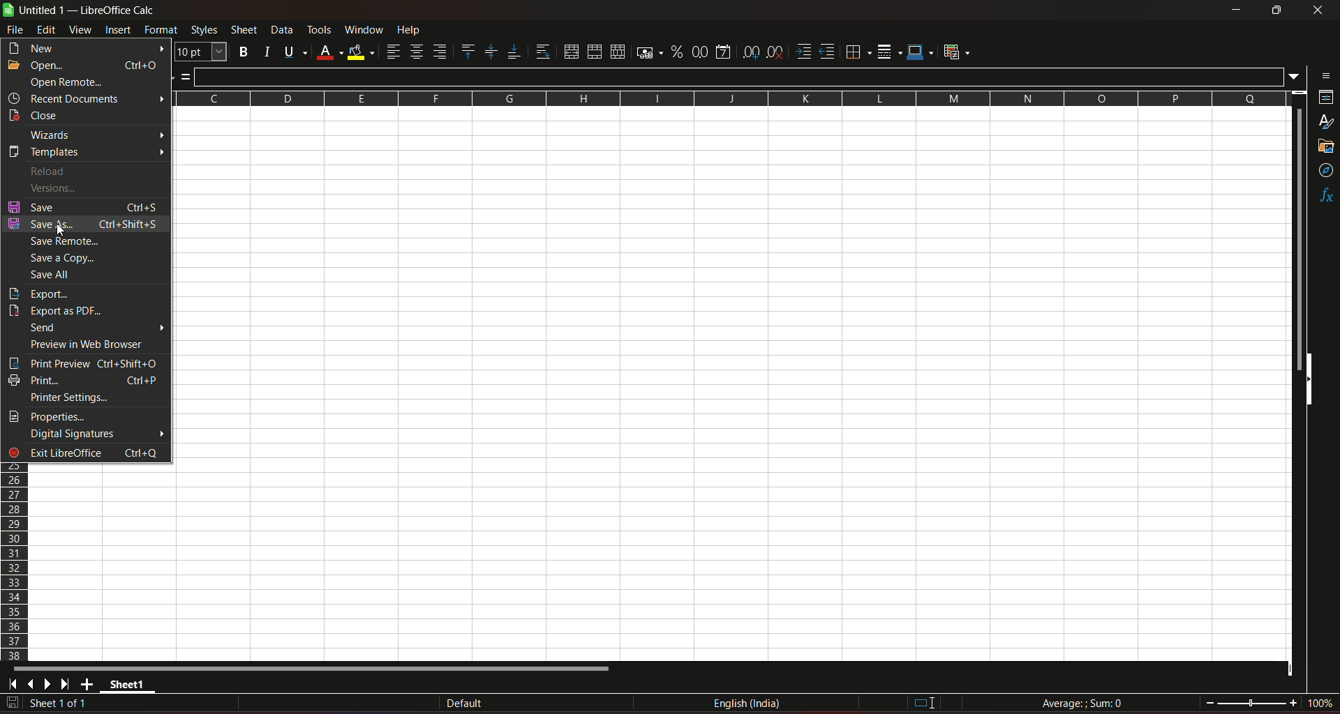 This screenshot has height=714, width=1340. Describe the element at coordinates (490, 52) in the screenshot. I see `center vertically` at that location.